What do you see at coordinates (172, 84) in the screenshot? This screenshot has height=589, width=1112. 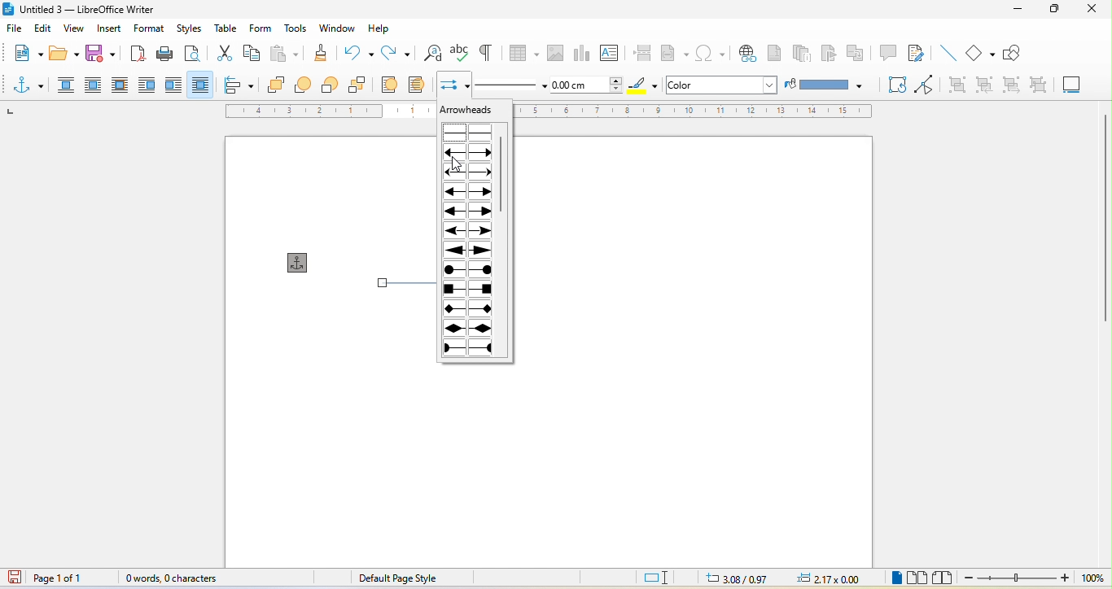 I see `after` at bounding box center [172, 84].